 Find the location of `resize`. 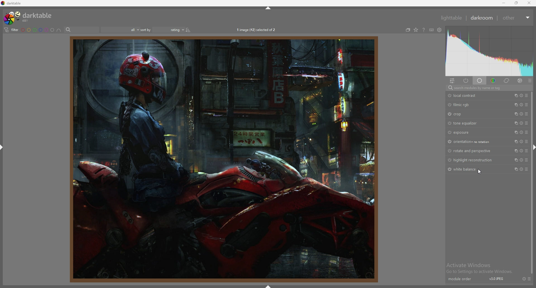

resize is located at coordinates (516, 3).